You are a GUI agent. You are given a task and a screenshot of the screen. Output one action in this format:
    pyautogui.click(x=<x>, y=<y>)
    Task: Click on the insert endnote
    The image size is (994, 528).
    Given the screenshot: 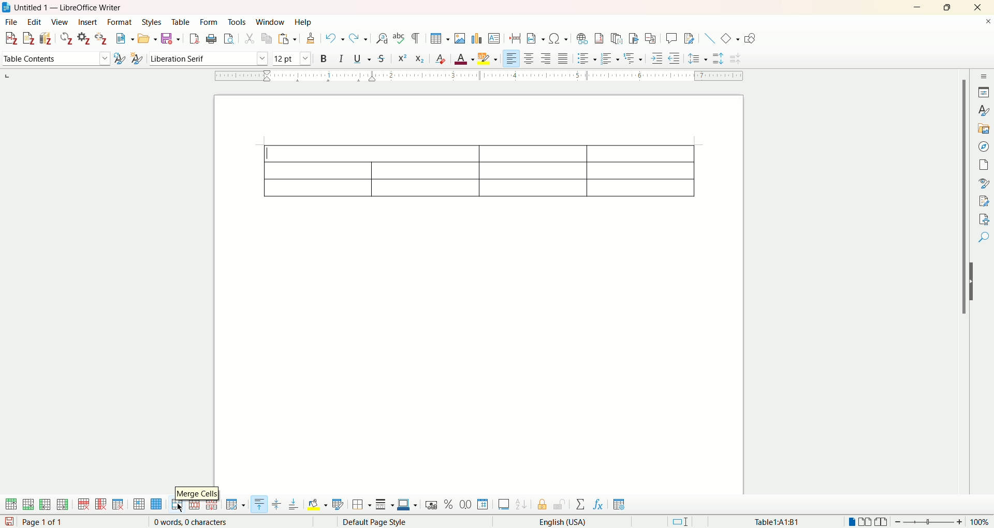 What is the action you would take?
    pyautogui.click(x=619, y=39)
    